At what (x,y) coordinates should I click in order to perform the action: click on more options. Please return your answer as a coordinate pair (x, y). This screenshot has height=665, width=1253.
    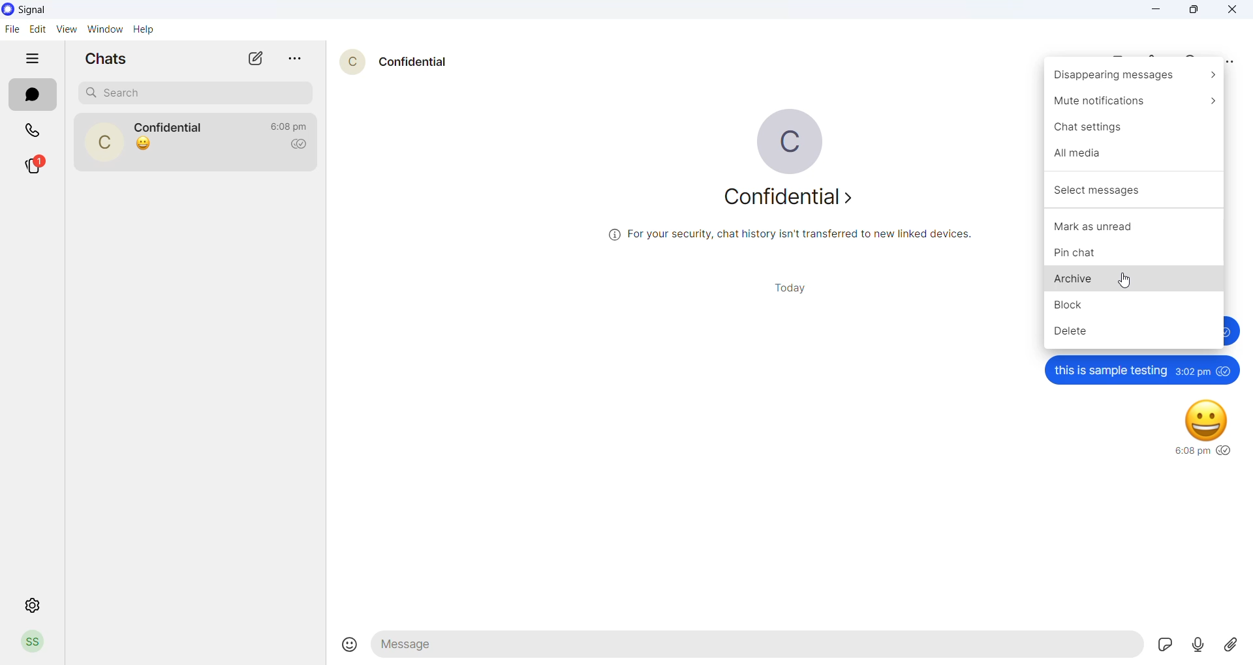
    Looking at the image, I should click on (295, 60).